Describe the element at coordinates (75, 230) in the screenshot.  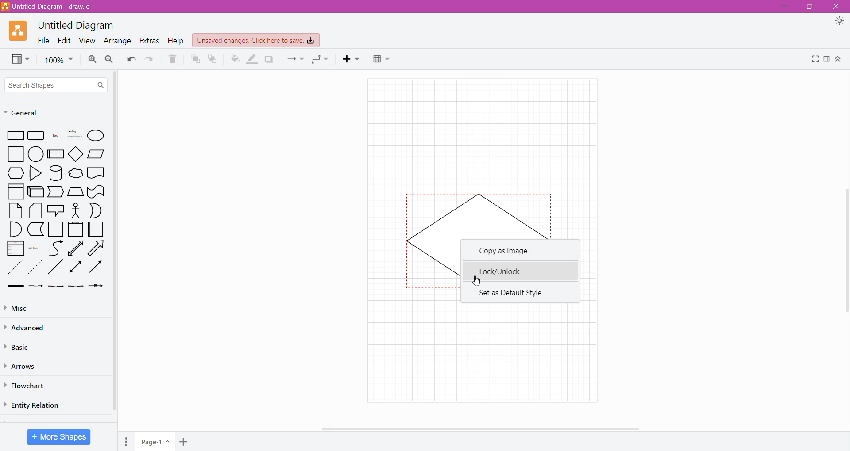
I see `Vertical Container` at that location.